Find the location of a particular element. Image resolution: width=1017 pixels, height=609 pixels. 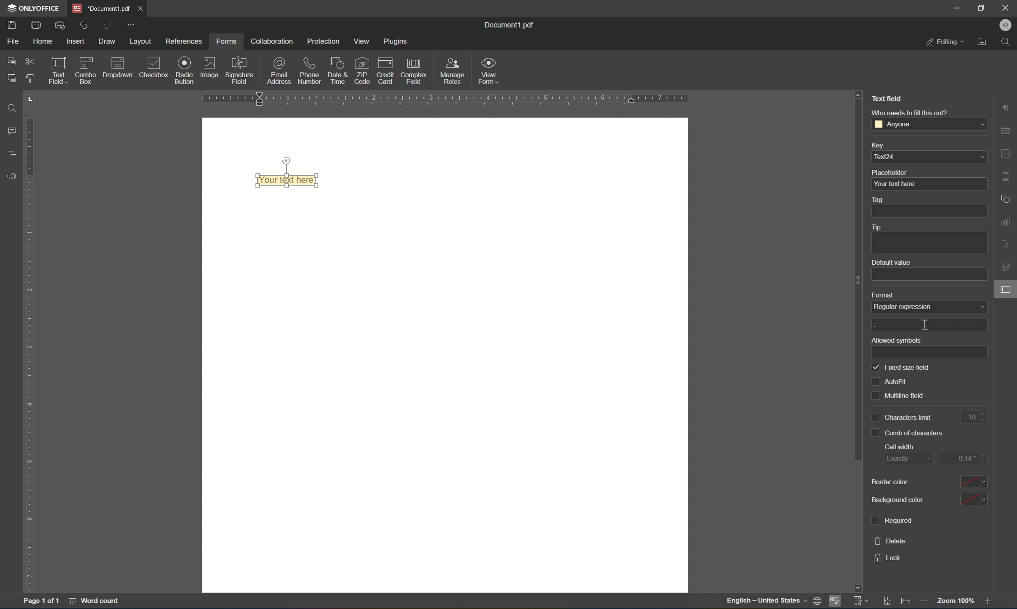

ruler is located at coordinates (32, 354).